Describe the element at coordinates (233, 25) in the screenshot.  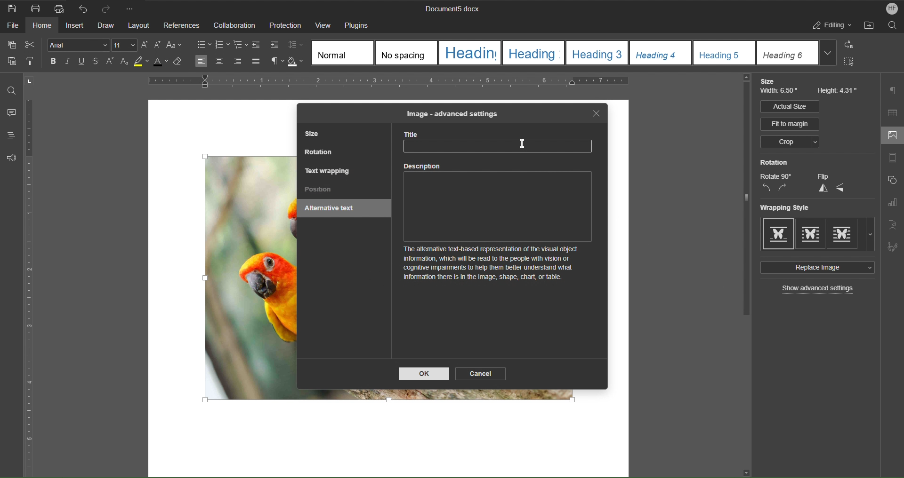
I see `Collaboration` at that location.